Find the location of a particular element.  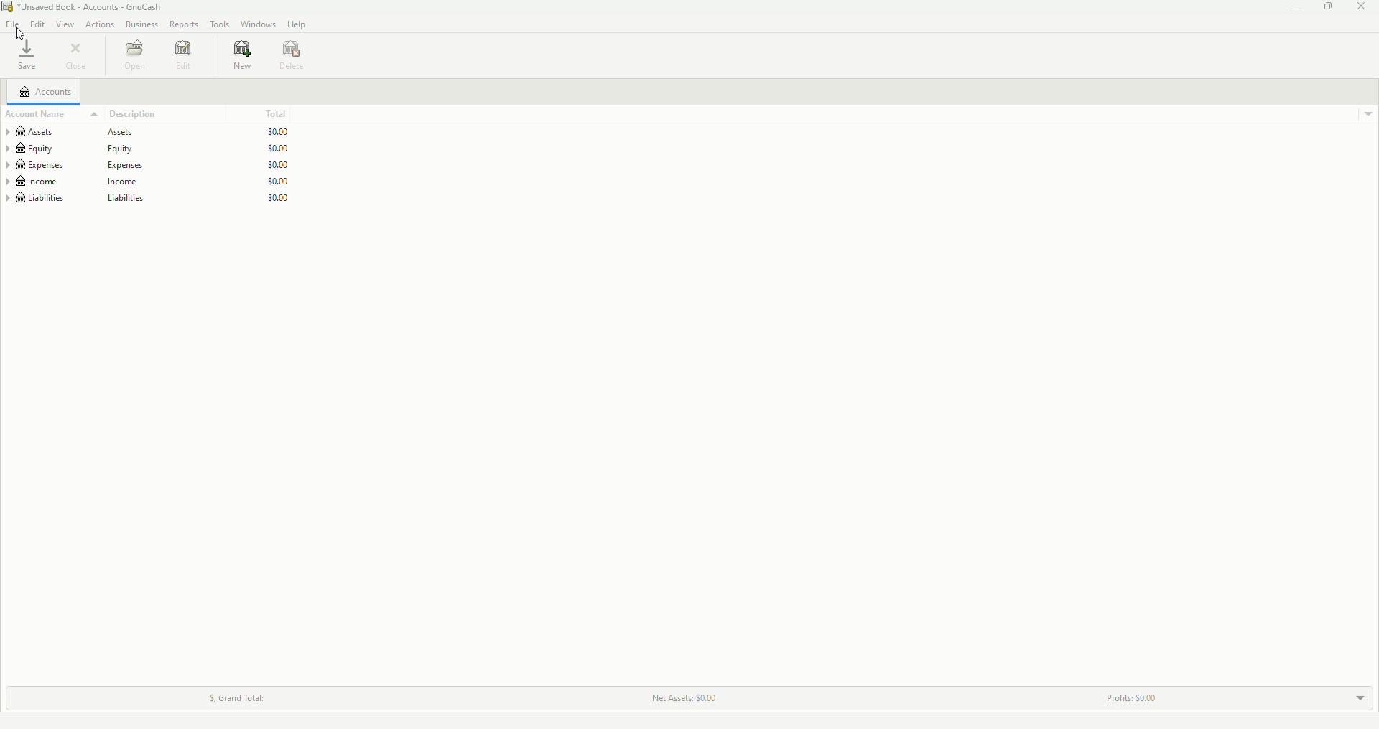

Edit is located at coordinates (37, 24).